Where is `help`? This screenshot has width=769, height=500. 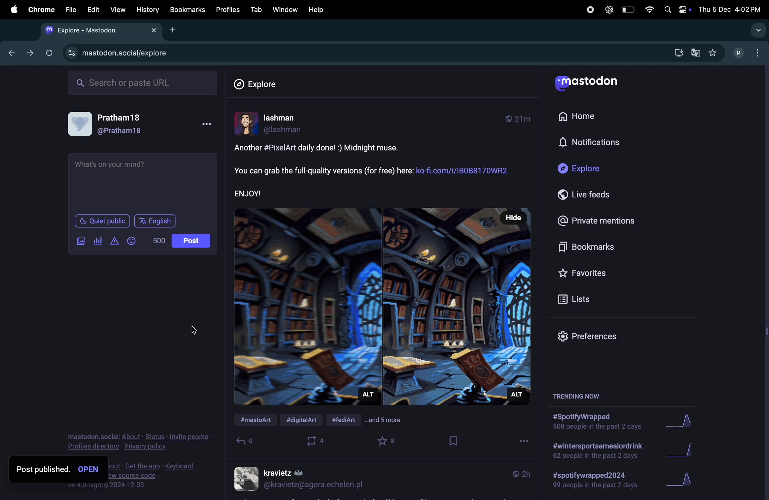
help is located at coordinates (318, 9).